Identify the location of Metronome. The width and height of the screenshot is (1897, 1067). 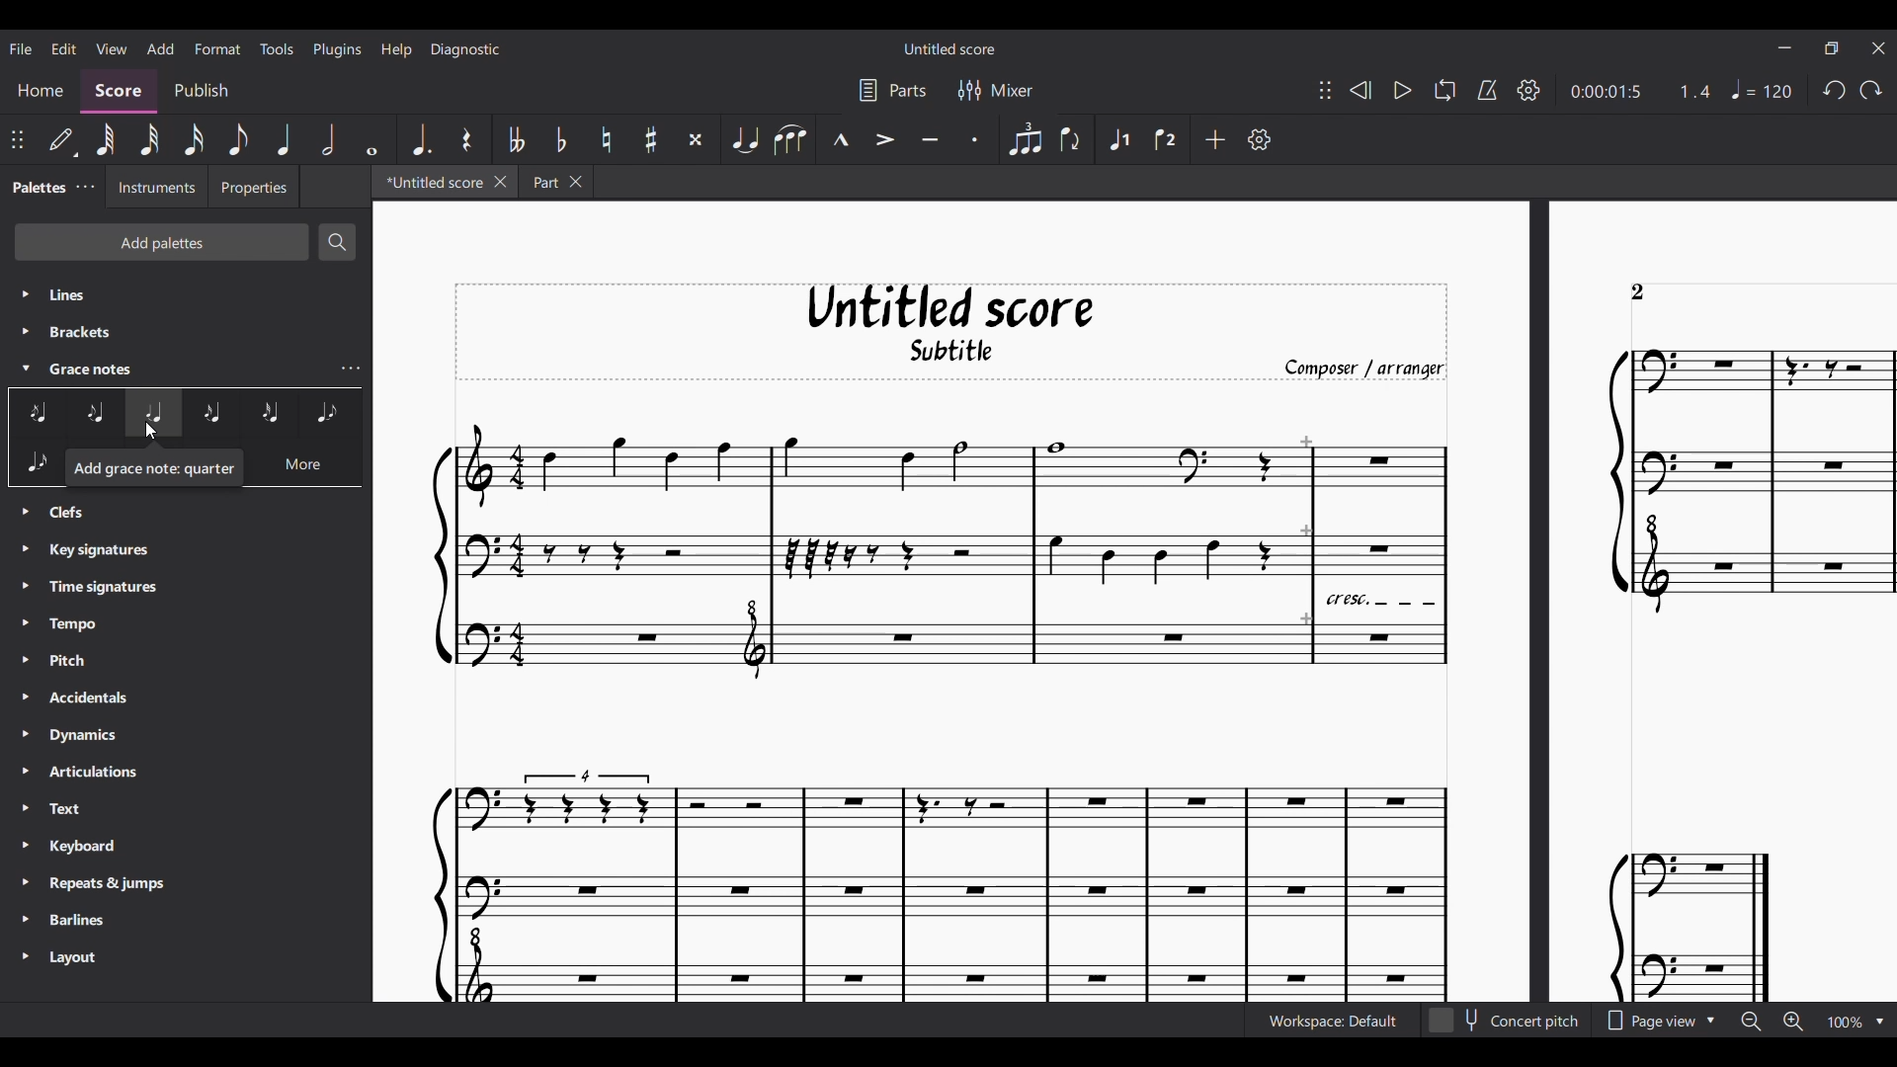
(1487, 90).